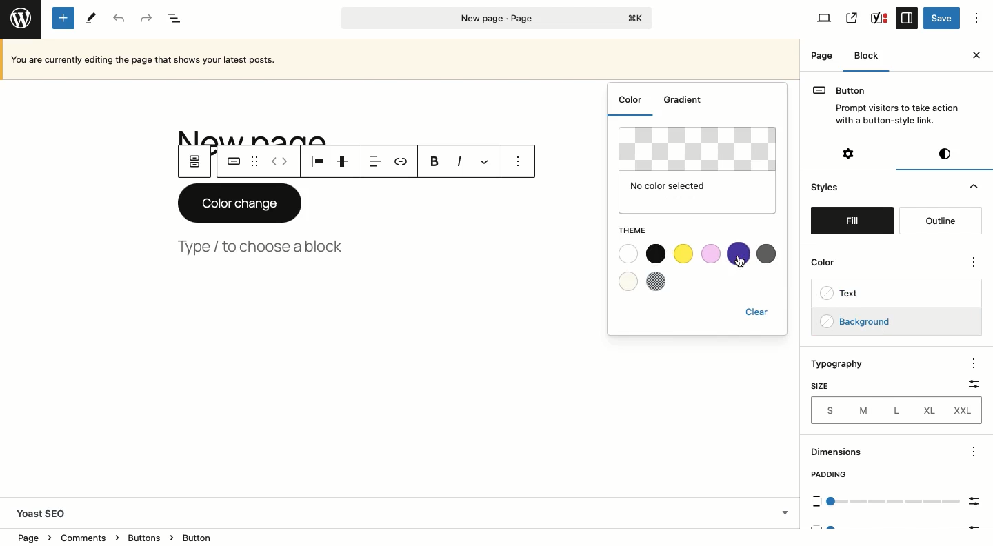  I want to click on More, so click(483, 161).